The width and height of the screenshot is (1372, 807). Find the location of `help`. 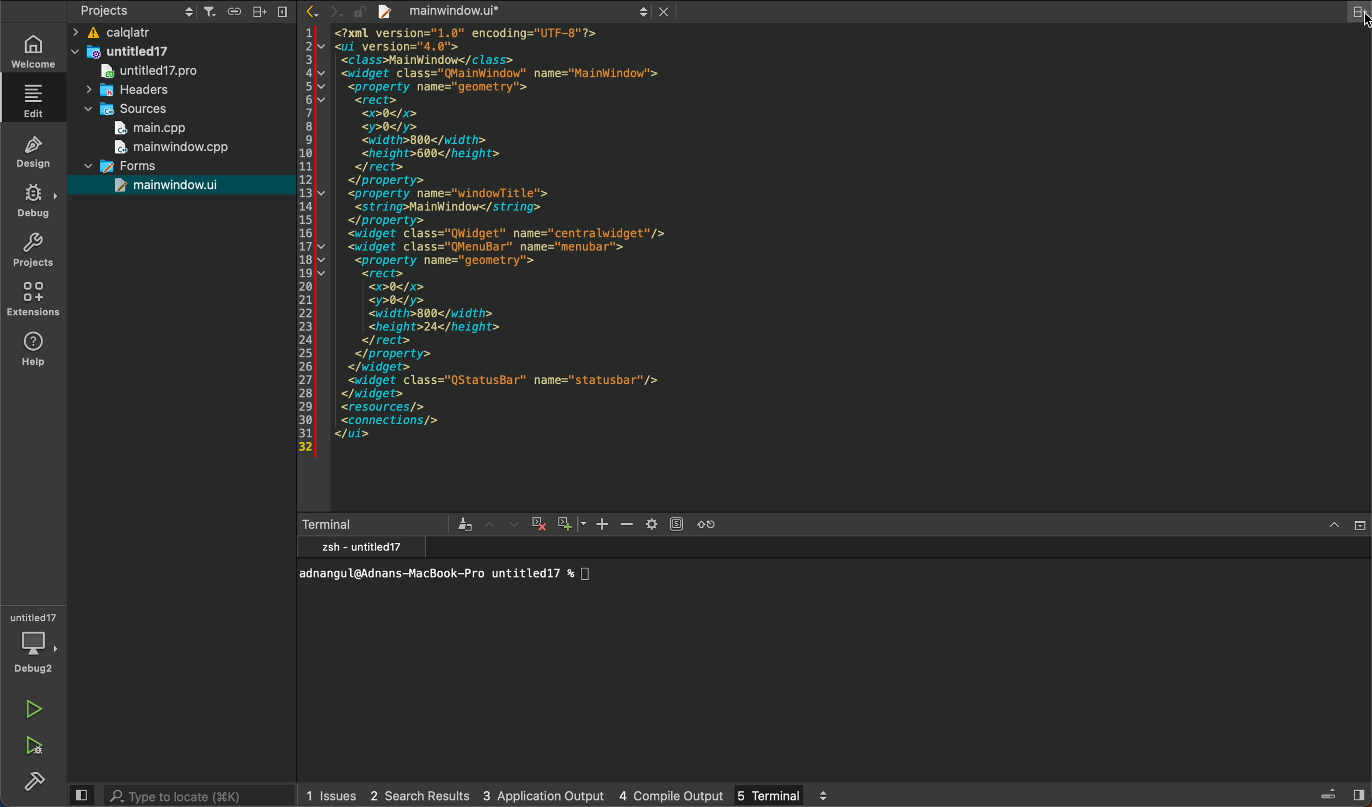

help is located at coordinates (35, 351).